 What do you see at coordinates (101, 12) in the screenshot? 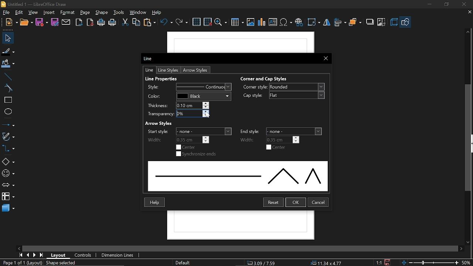
I see `shape` at bounding box center [101, 12].